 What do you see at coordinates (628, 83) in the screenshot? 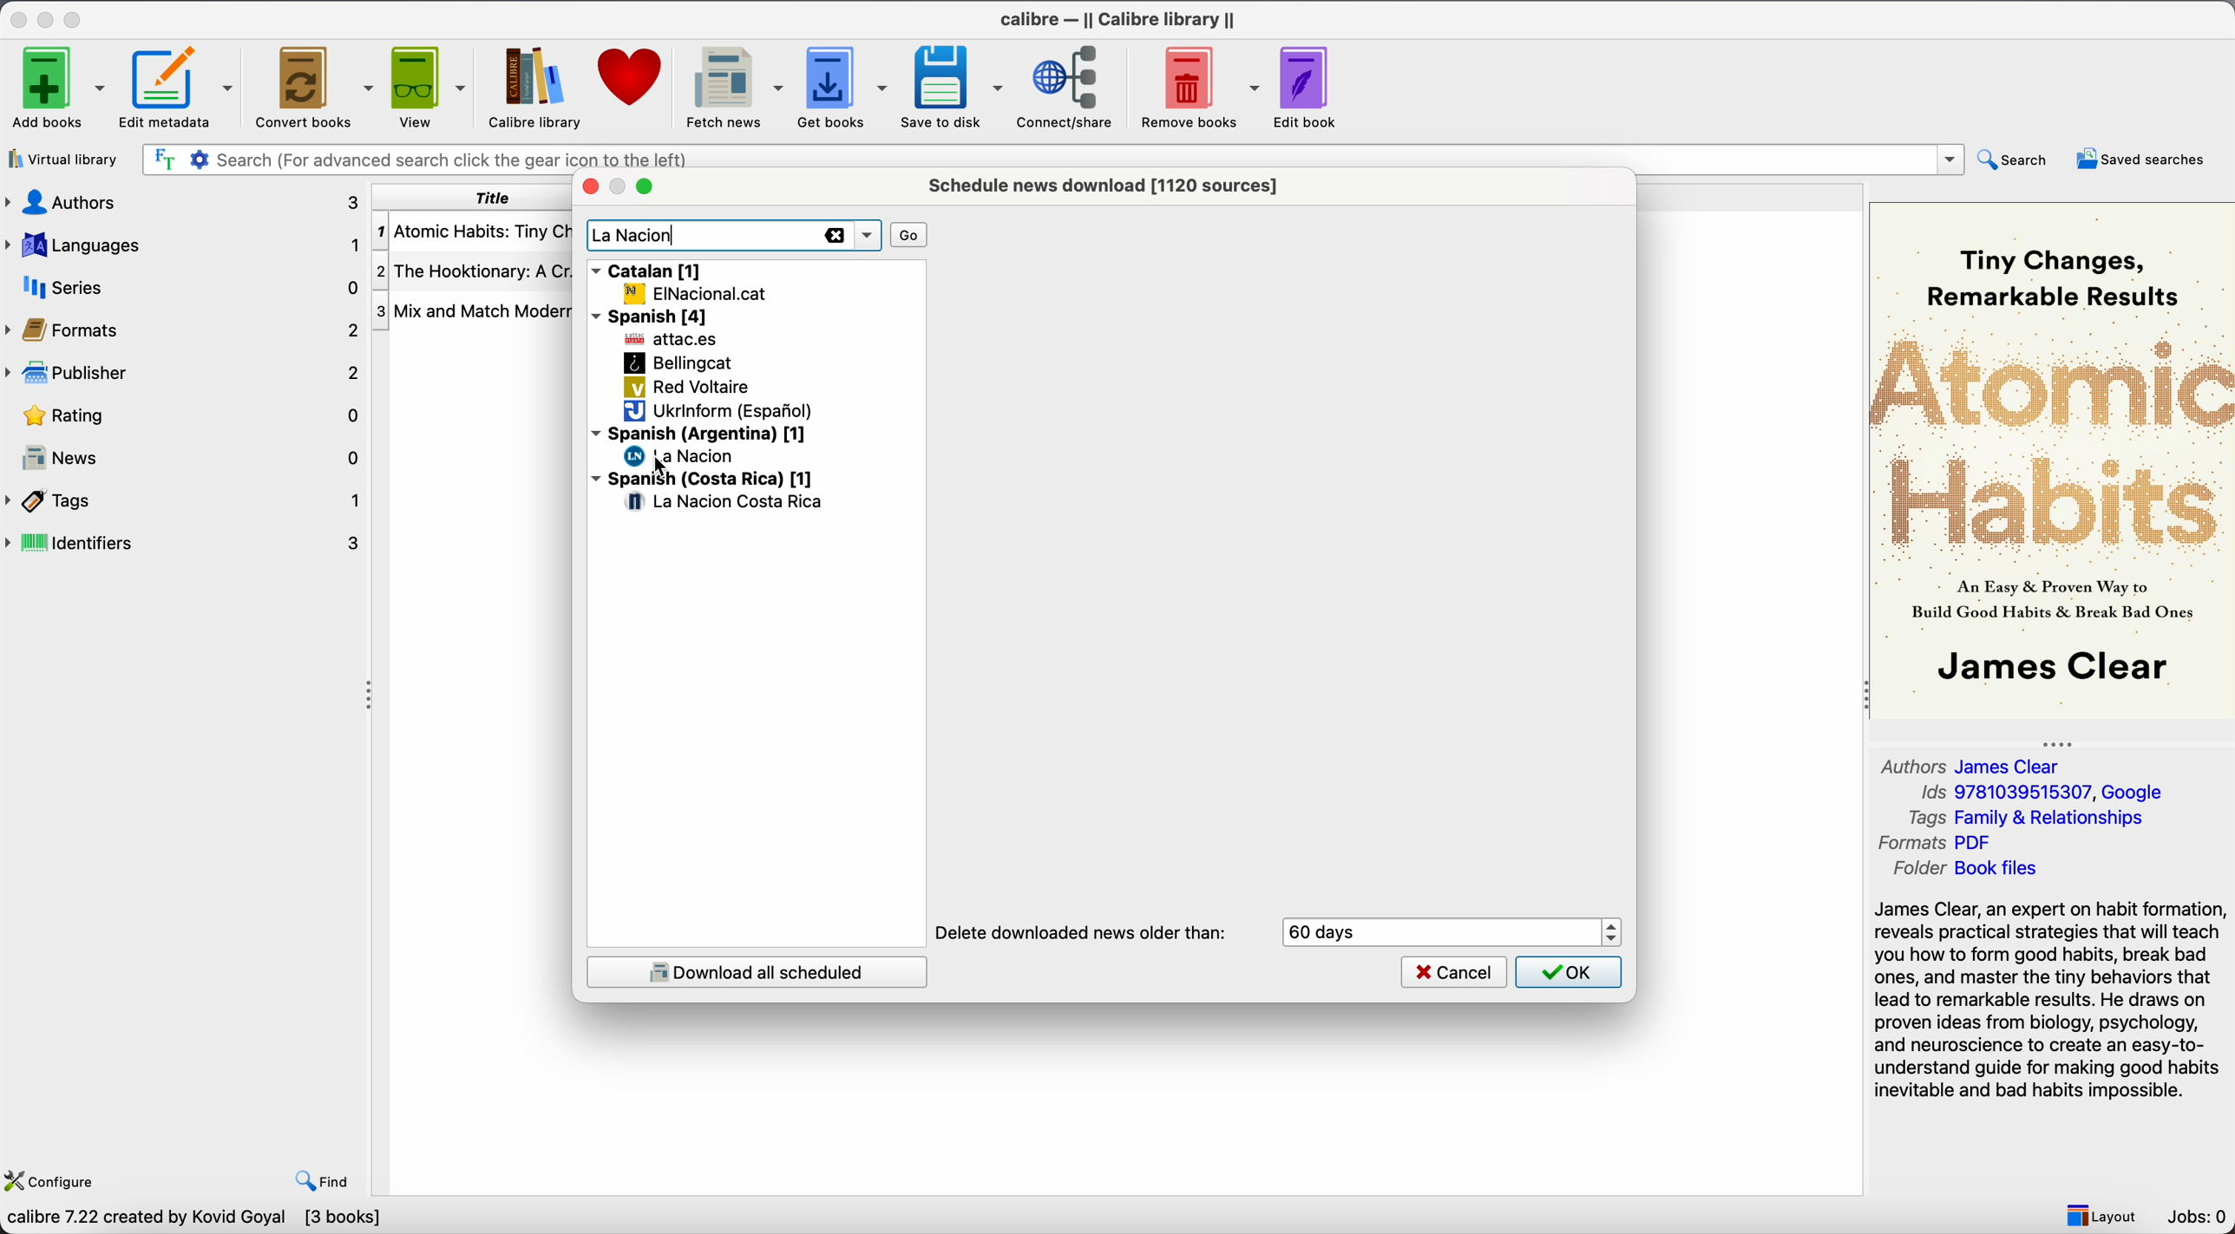
I see `donate` at bounding box center [628, 83].